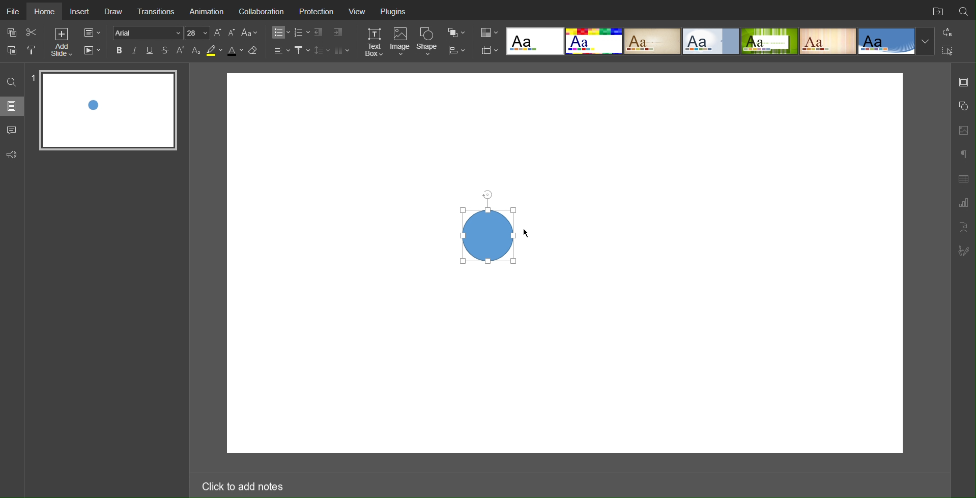 Image resolution: width=976 pixels, height=498 pixels. I want to click on Comments, so click(13, 130).